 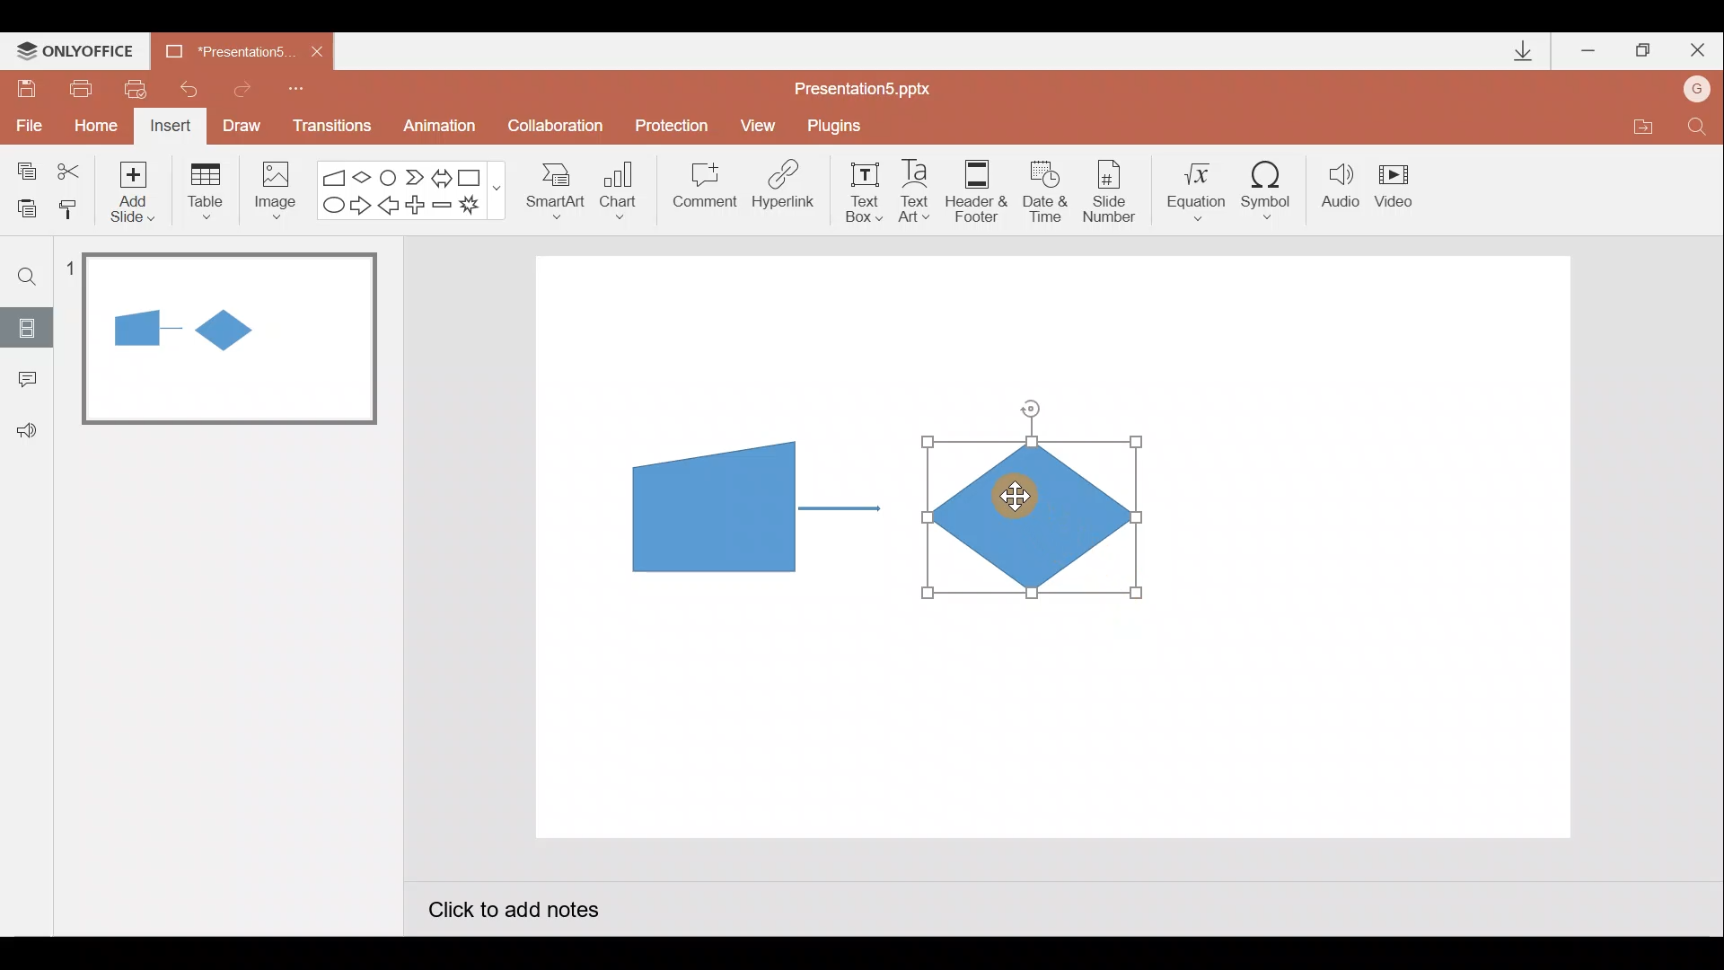 What do you see at coordinates (1200, 189) in the screenshot?
I see `Equation` at bounding box center [1200, 189].